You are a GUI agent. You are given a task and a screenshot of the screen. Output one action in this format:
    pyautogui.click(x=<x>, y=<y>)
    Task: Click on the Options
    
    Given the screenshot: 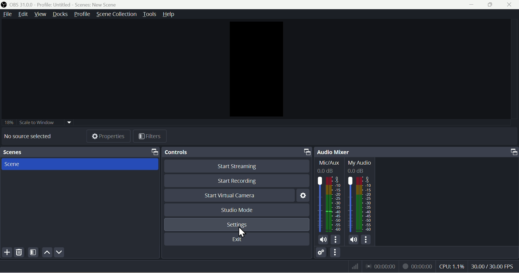 What is the action you would take?
    pyautogui.click(x=336, y=253)
    